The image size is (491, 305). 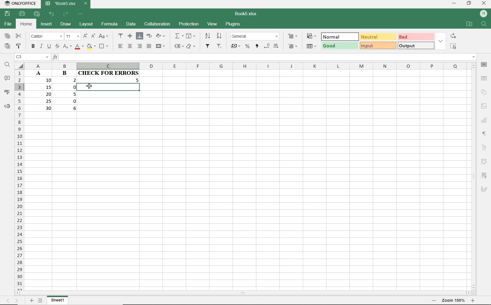 What do you see at coordinates (475, 176) in the screenshot?
I see `SCROLLBAR` at bounding box center [475, 176].